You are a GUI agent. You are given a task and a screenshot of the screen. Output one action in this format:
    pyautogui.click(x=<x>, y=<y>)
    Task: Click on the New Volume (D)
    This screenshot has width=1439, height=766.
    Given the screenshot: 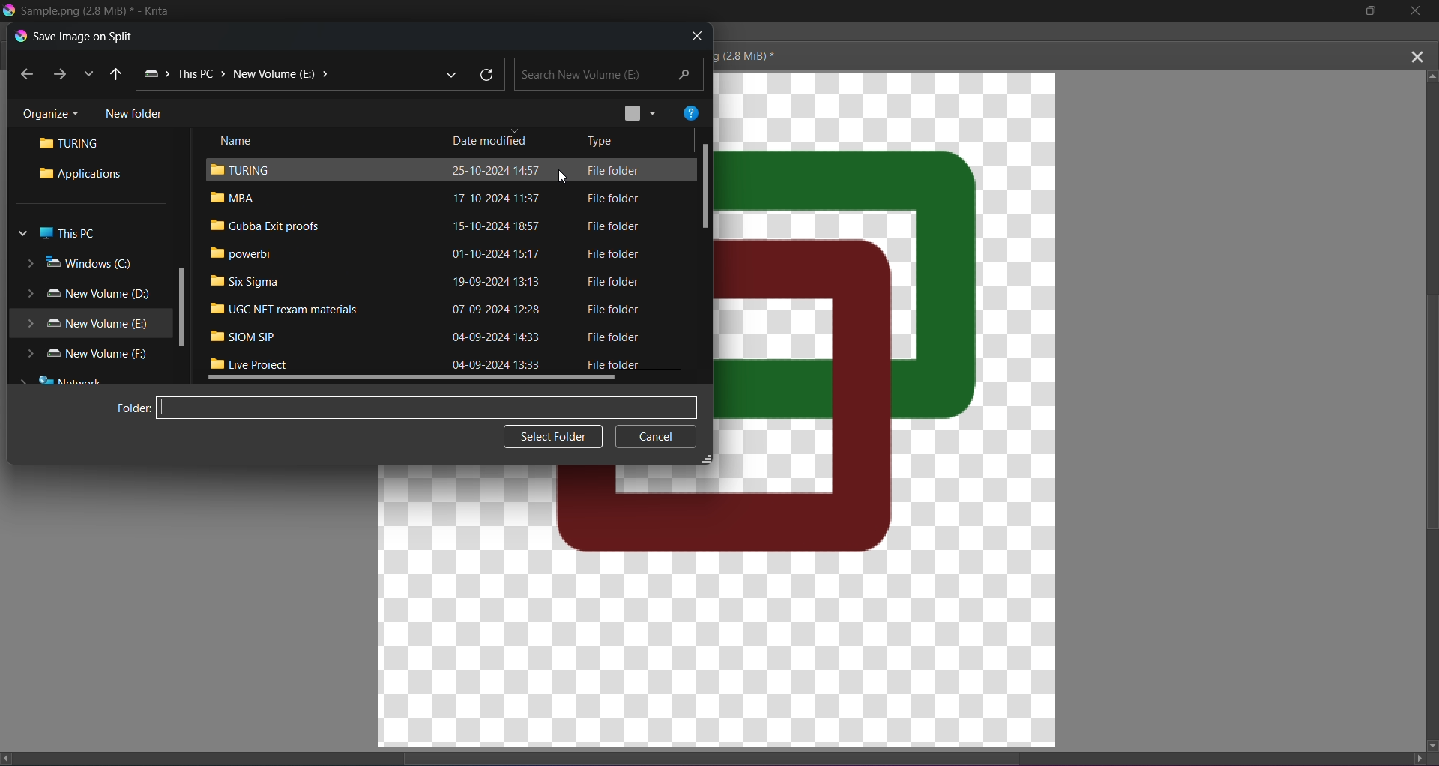 What is the action you would take?
    pyautogui.click(x=88, y=295)
    